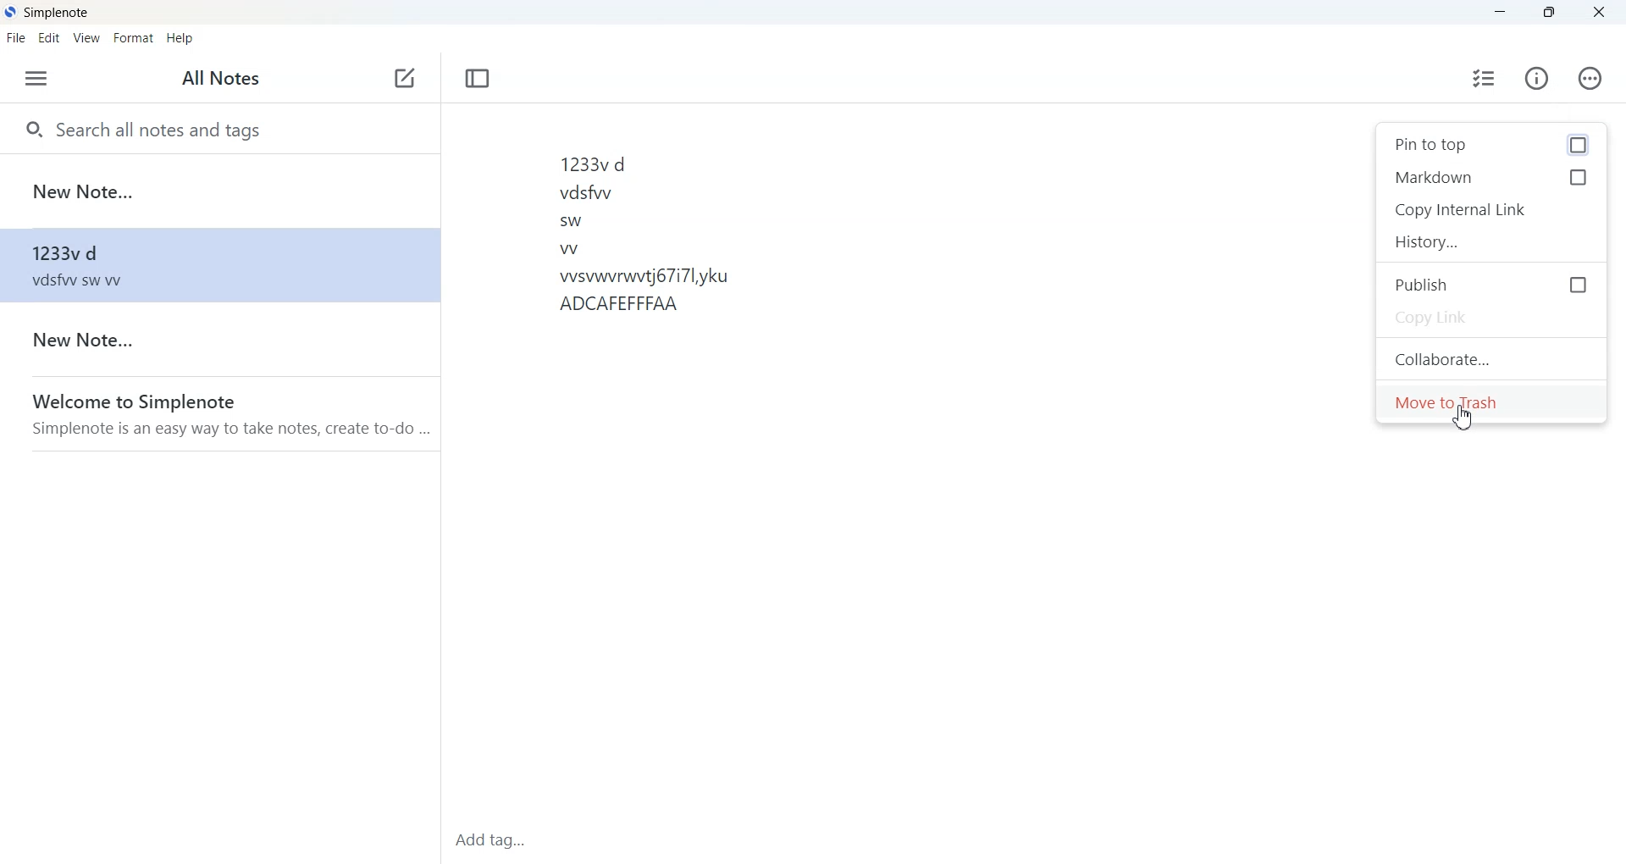  Describe the element at coordinates (1590, 78) in the screenshot. I see `Actions` at that location.